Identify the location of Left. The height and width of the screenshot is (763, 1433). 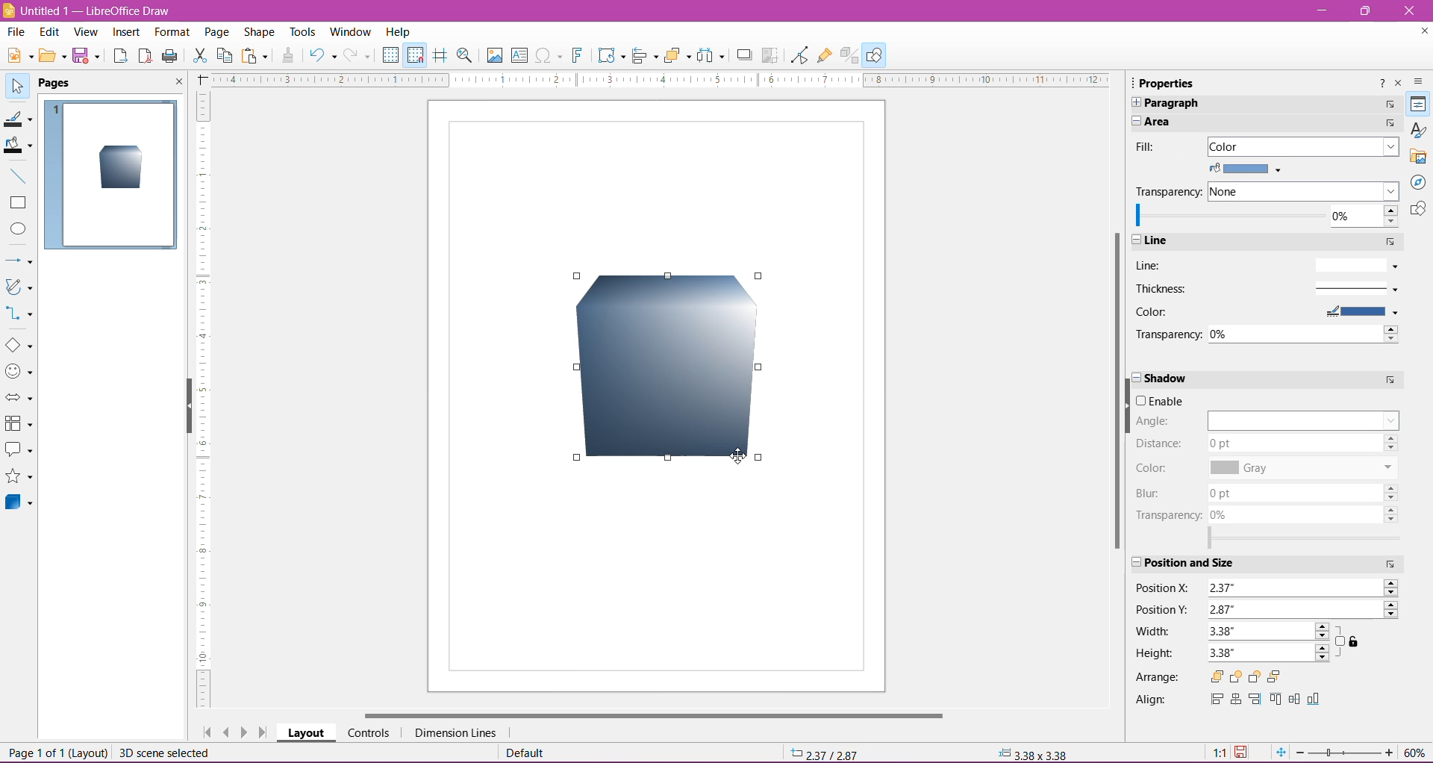
(1215, 700).